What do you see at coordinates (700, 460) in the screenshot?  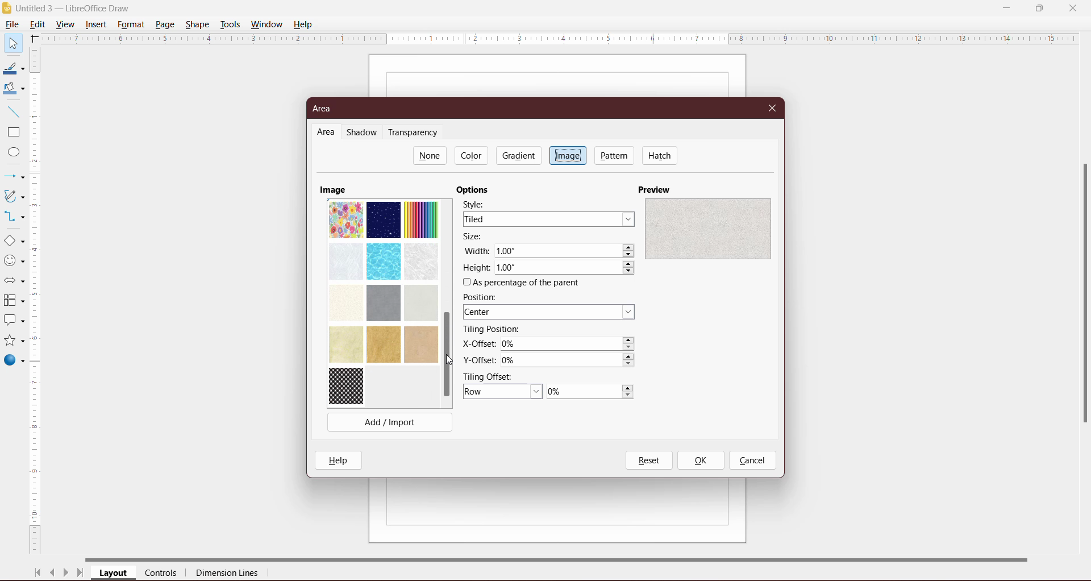 I see `OK` at bounding box center [700, 460].